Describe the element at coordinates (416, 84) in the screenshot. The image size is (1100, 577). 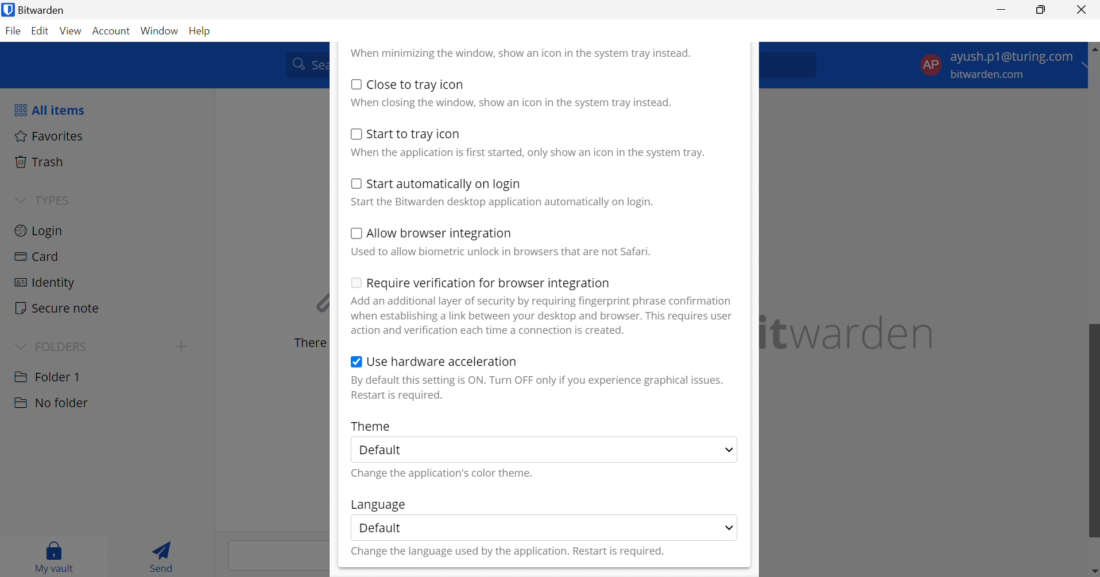
I see `Close to tray icon` at that location.